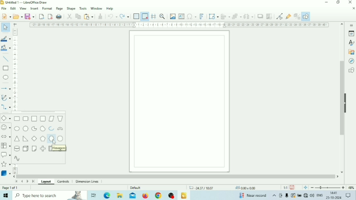  I want to click on Select, so click(6, 27).